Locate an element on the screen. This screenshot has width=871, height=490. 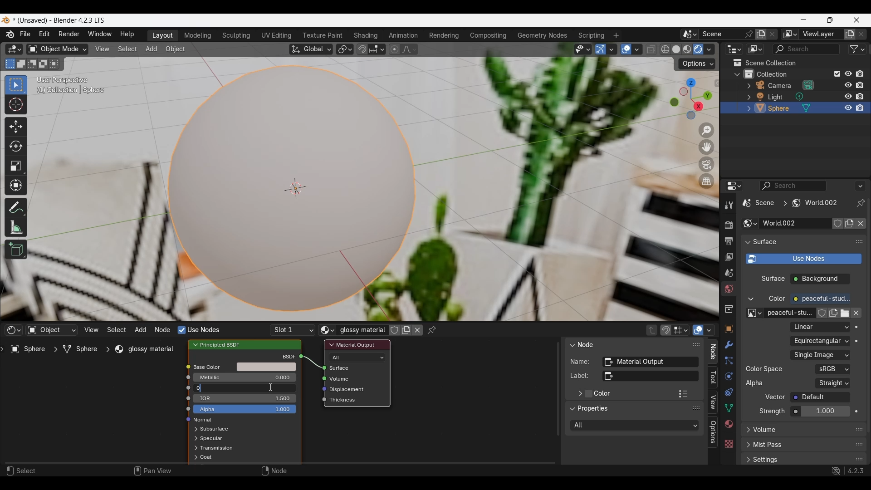
Collection properties is located at coordinates (728, 309).